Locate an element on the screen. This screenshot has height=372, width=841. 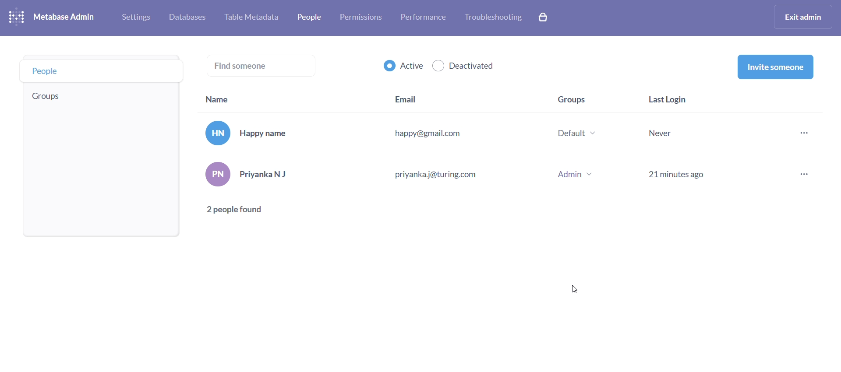
invite someone is located at coordinates (775, 67).